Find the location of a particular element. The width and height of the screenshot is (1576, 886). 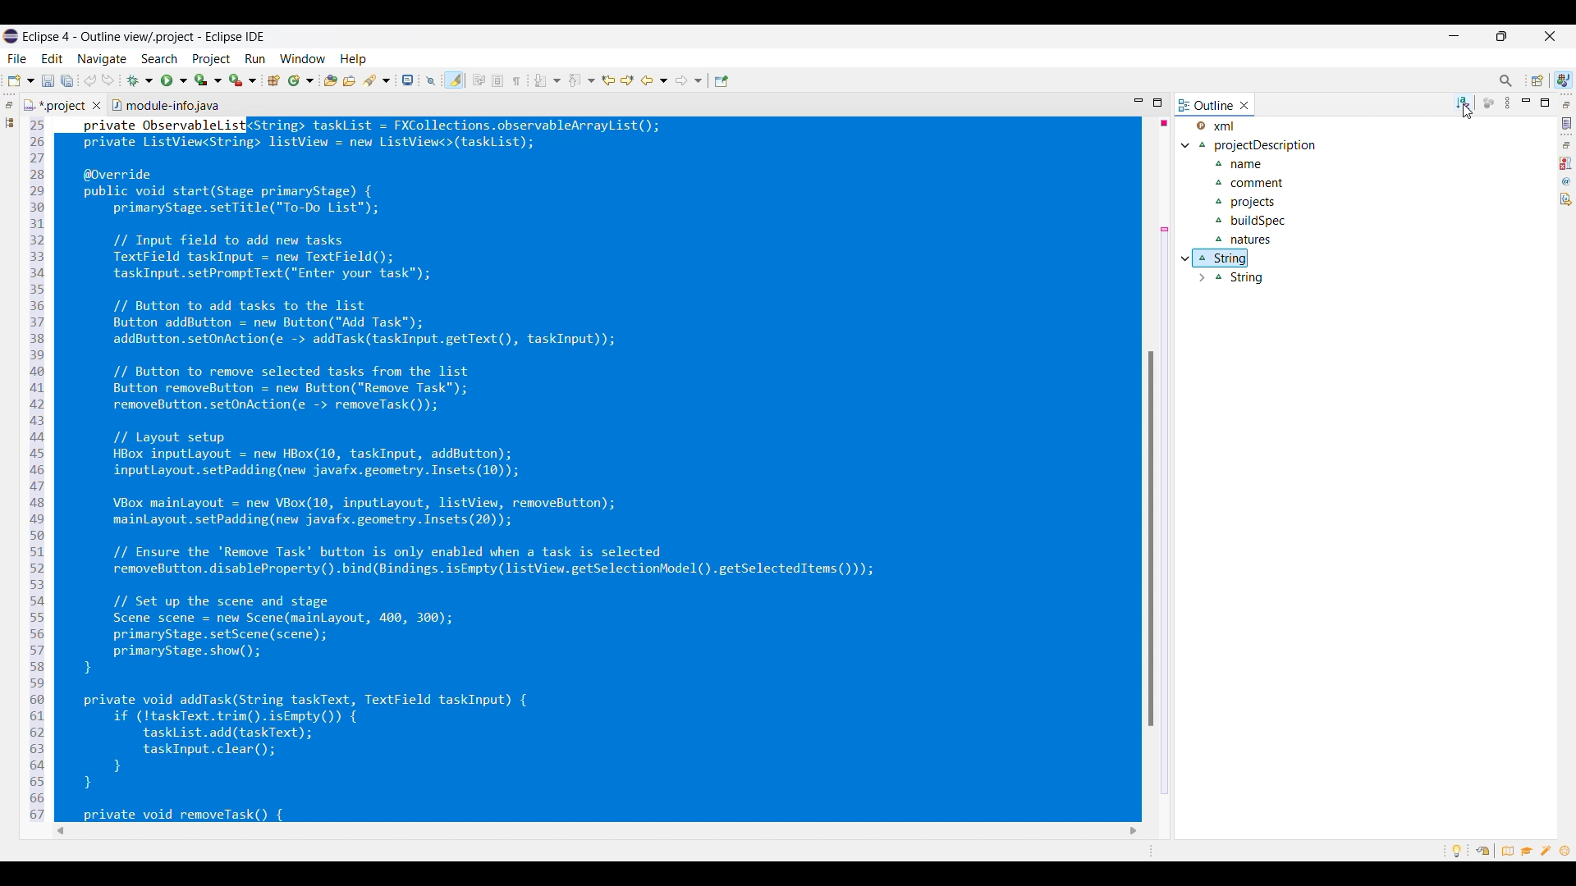

Undo is located at coordinates (90, 80).